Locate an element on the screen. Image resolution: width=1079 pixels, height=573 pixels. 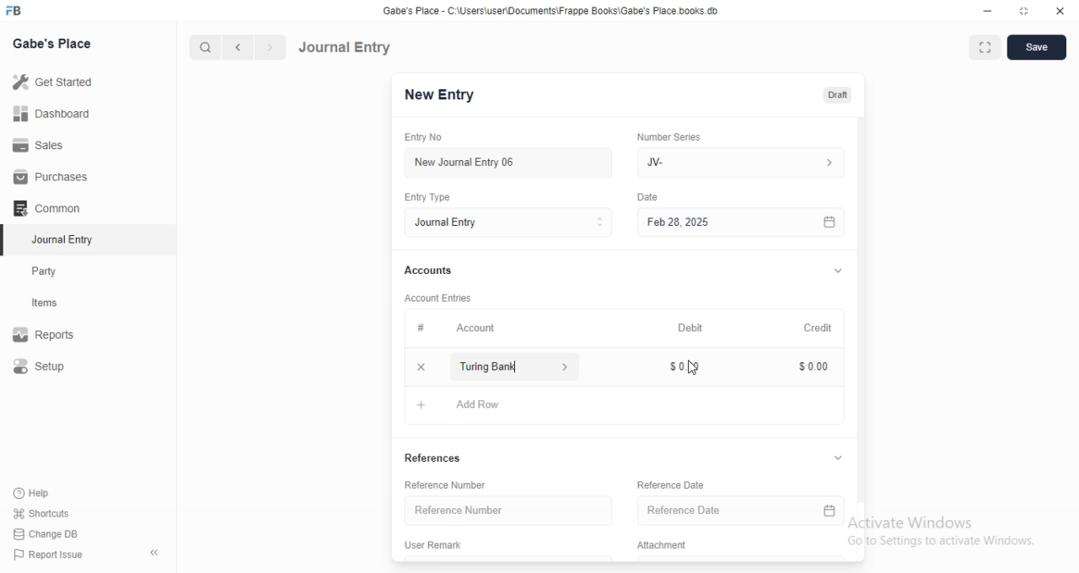
search is located at coordinates (207, 47).